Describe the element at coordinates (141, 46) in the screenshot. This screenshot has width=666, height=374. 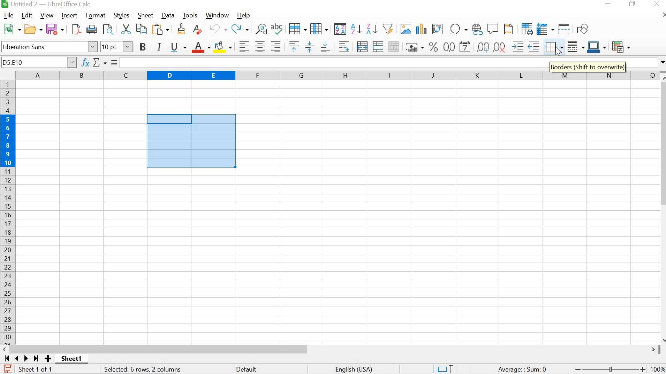
I see `BOLD` at that location.